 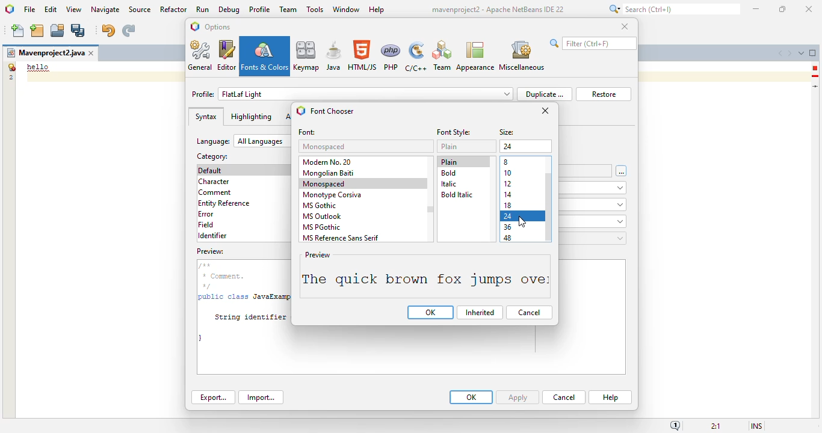 I want to click on MS outllook, so click(x=323, y=216).